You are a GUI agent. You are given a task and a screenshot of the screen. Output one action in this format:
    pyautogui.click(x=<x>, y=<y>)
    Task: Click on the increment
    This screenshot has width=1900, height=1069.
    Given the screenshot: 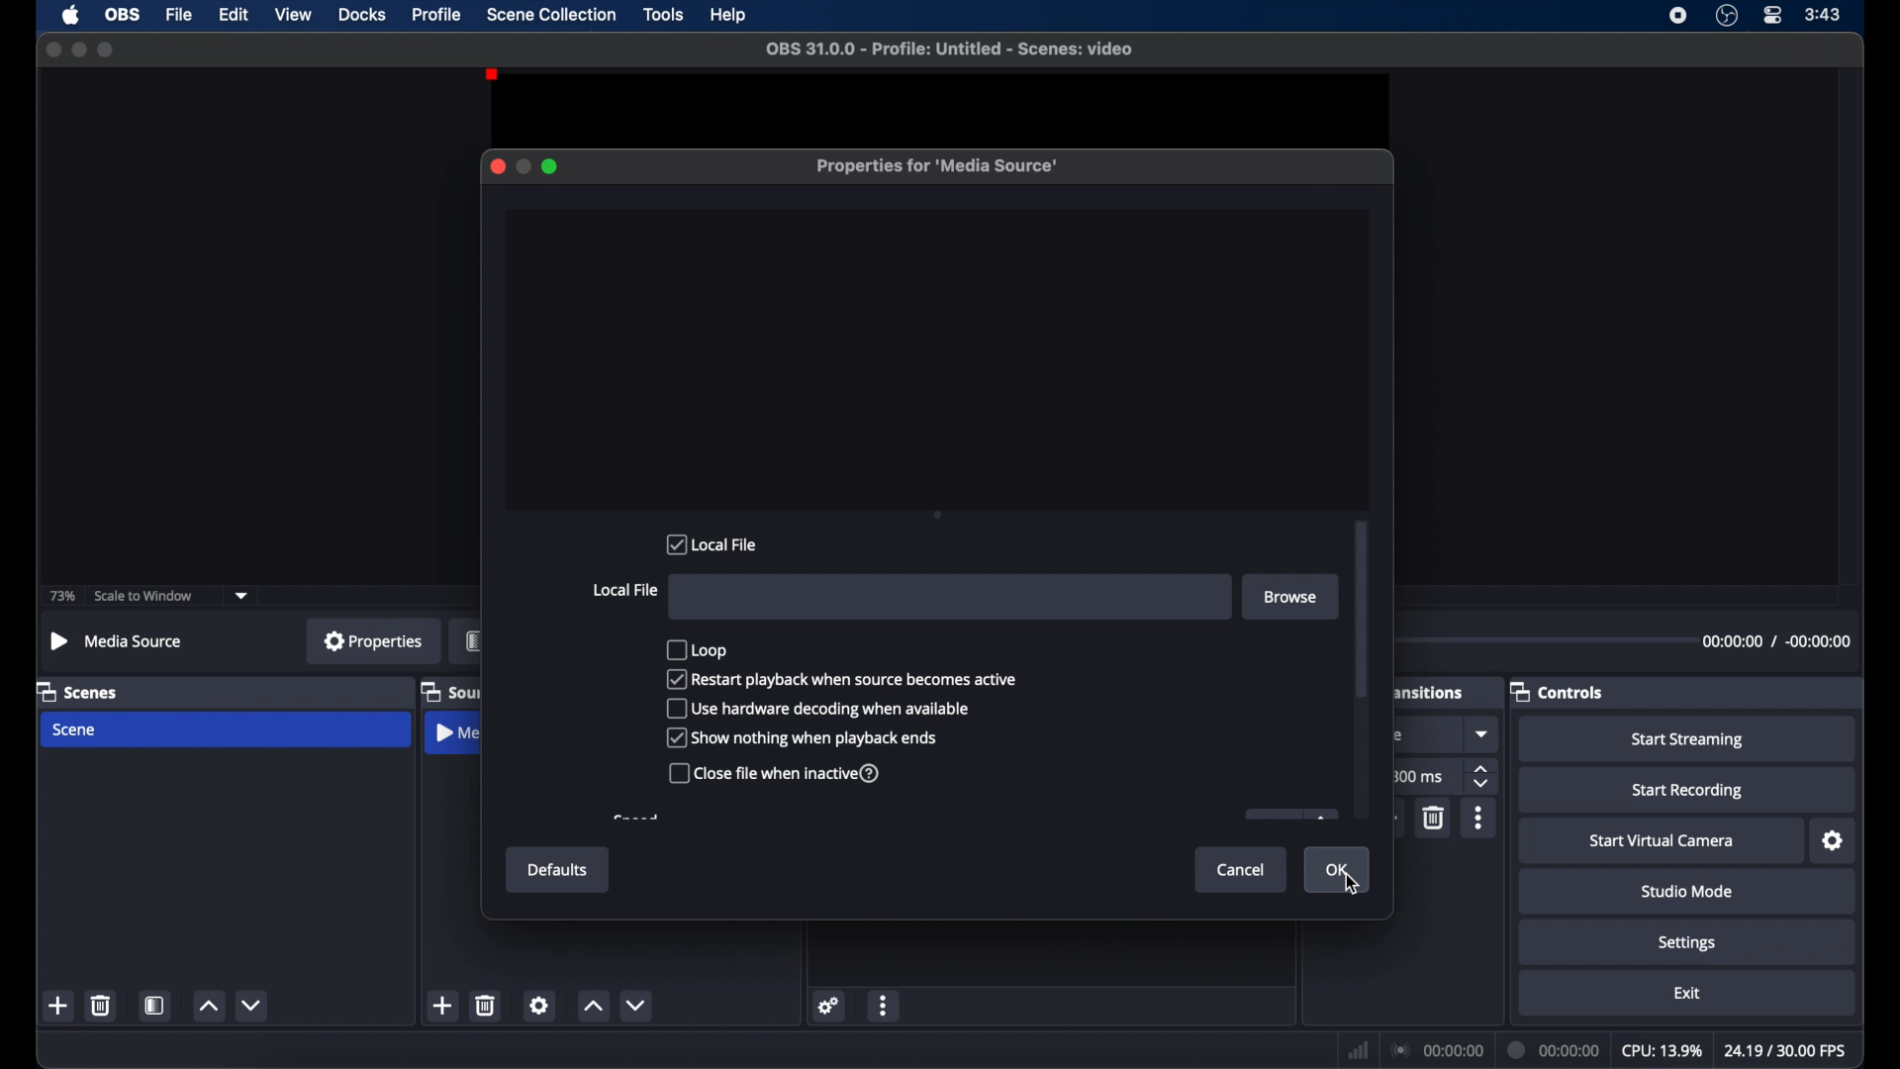 What is the action you would take?
    pyautogui.click(x=593, y=1007)
    